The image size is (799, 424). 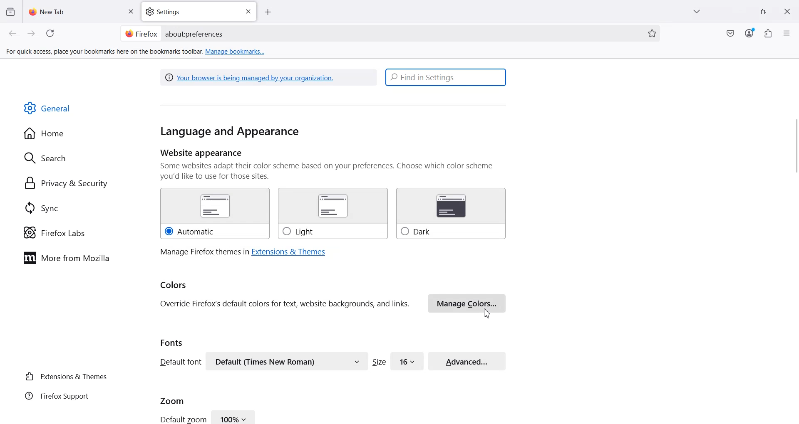 What do you see at coordinates (66, 184) in the screenshot?
I see `8 Privacy & Security` at bounding box center [66, 184].